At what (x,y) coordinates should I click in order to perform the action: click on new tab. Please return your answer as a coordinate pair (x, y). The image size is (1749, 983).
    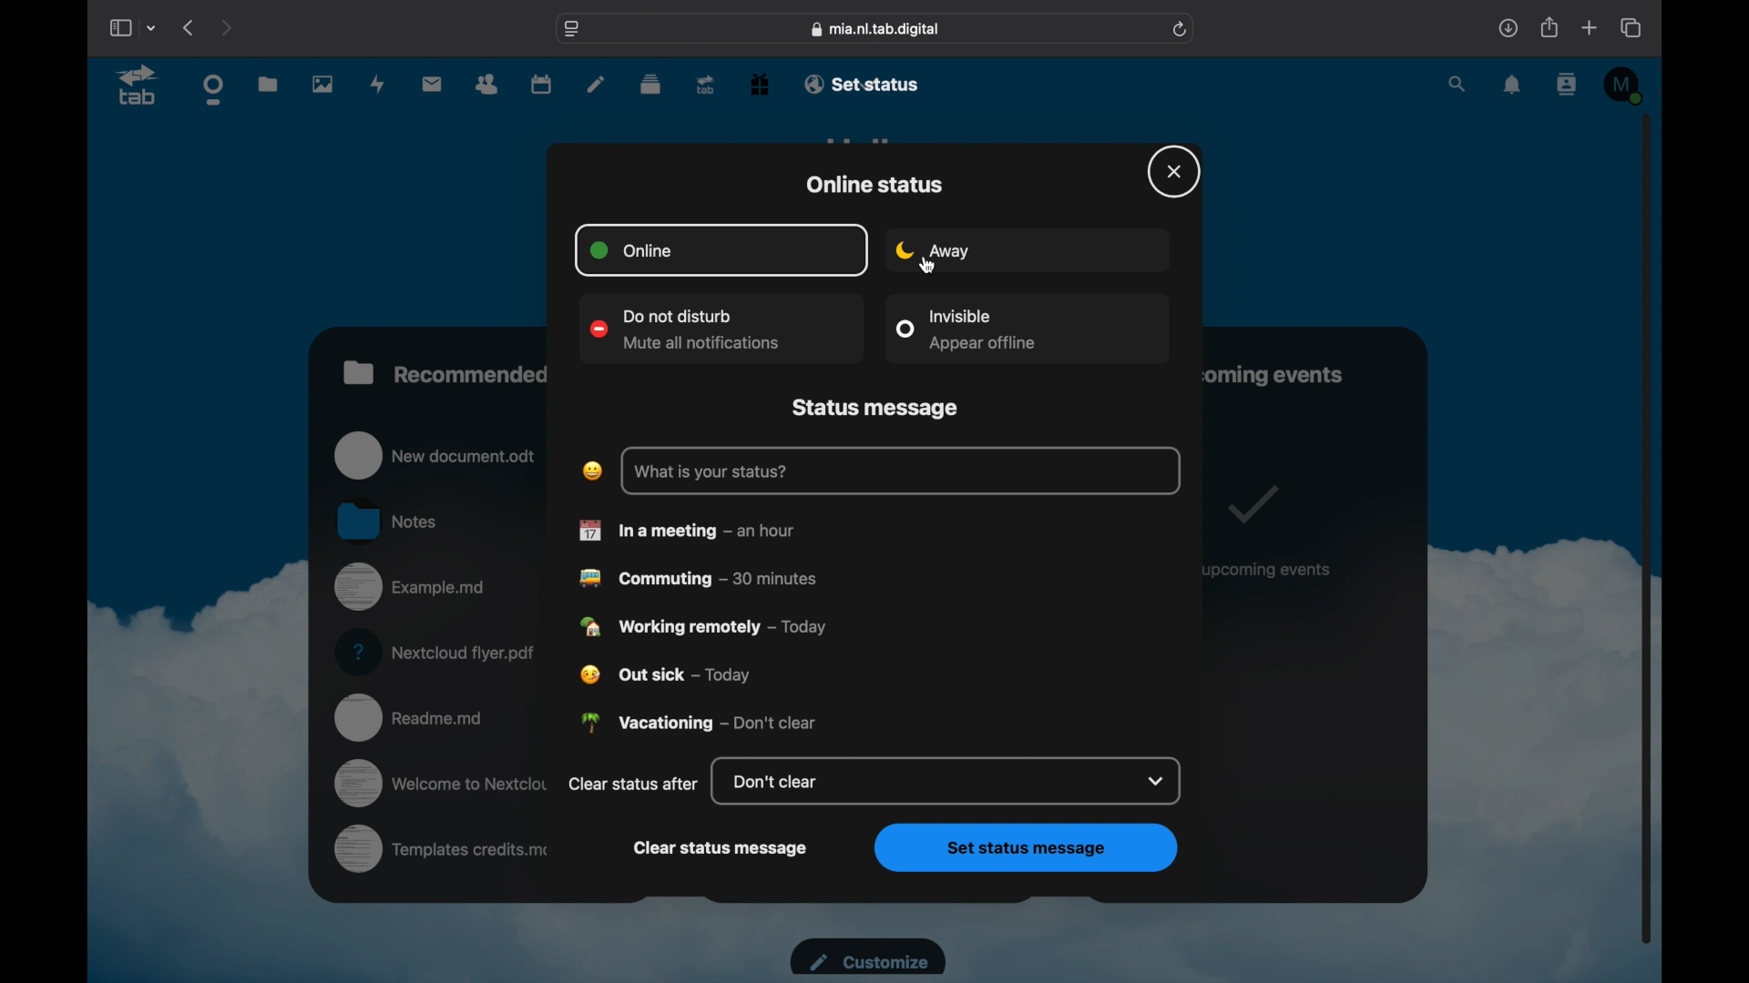
    Looking at the image, I should click on (1590, 28).